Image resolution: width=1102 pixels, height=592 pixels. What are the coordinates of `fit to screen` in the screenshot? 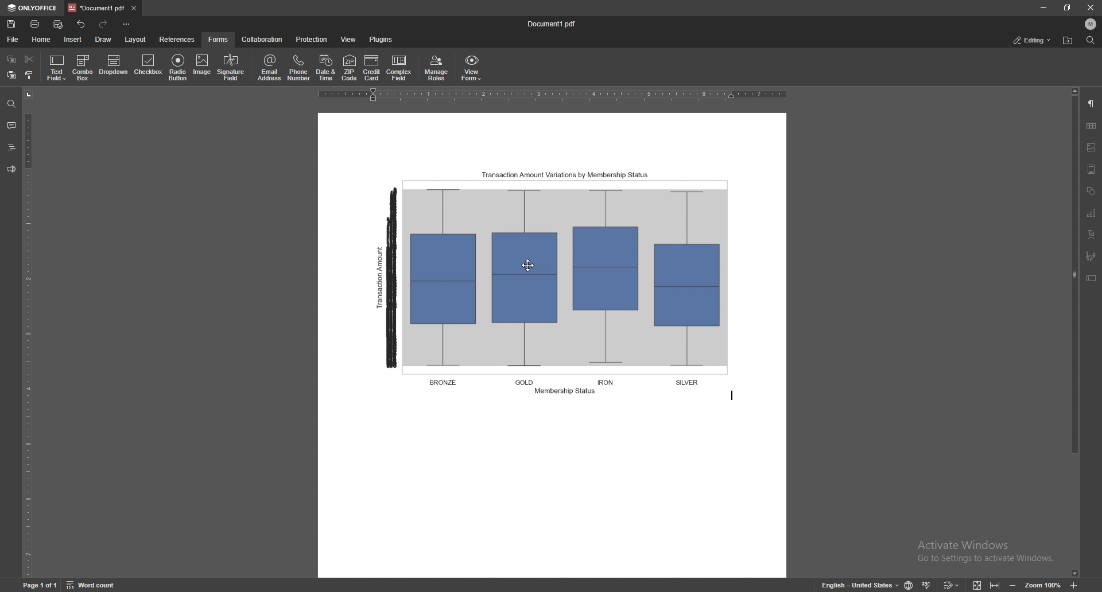 It's located at (978, 584).